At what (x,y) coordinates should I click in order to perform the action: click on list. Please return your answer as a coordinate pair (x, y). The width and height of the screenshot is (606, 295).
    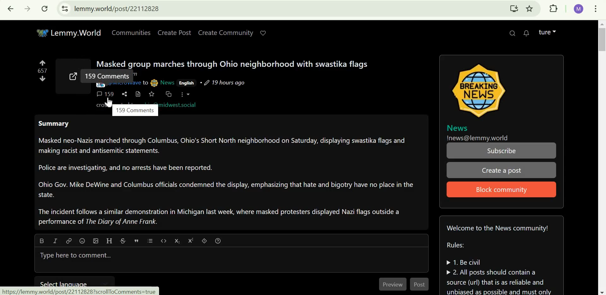
    Looking at the image, I should click on (151, 241).